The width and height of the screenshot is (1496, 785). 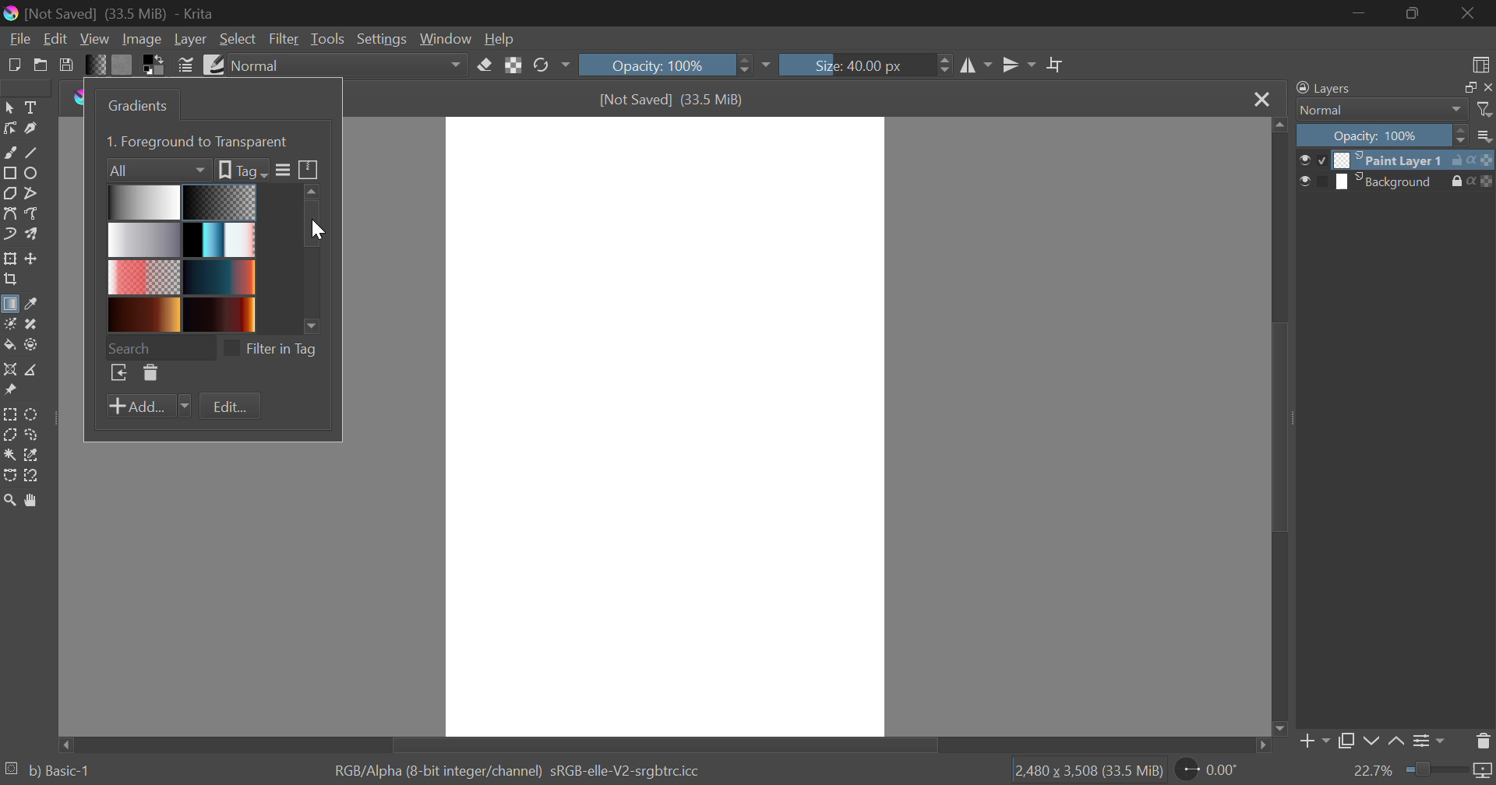 I want to click on Gradient 6, so click(x=221, y=276).